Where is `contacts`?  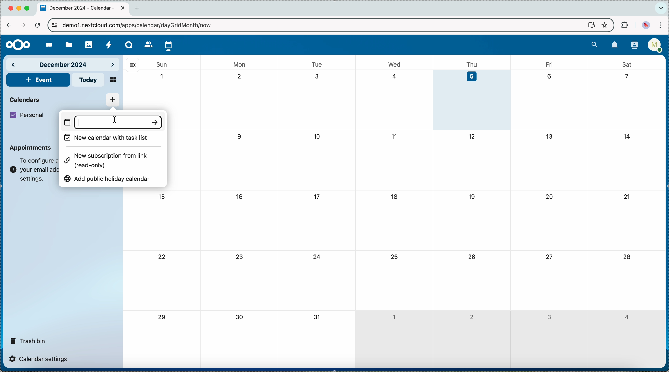
contacts is located at coordinates (147, 44).